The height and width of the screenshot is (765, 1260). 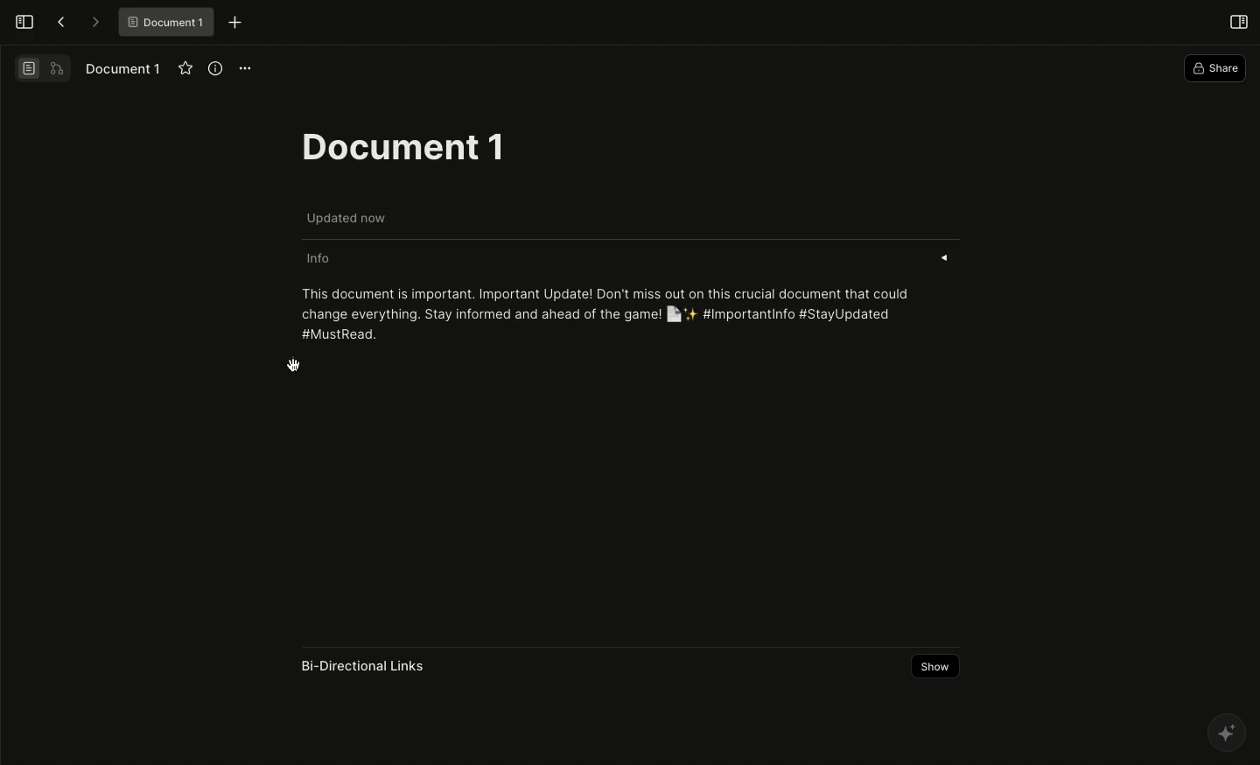 I want to click on Info, so click(x=625, y=260).